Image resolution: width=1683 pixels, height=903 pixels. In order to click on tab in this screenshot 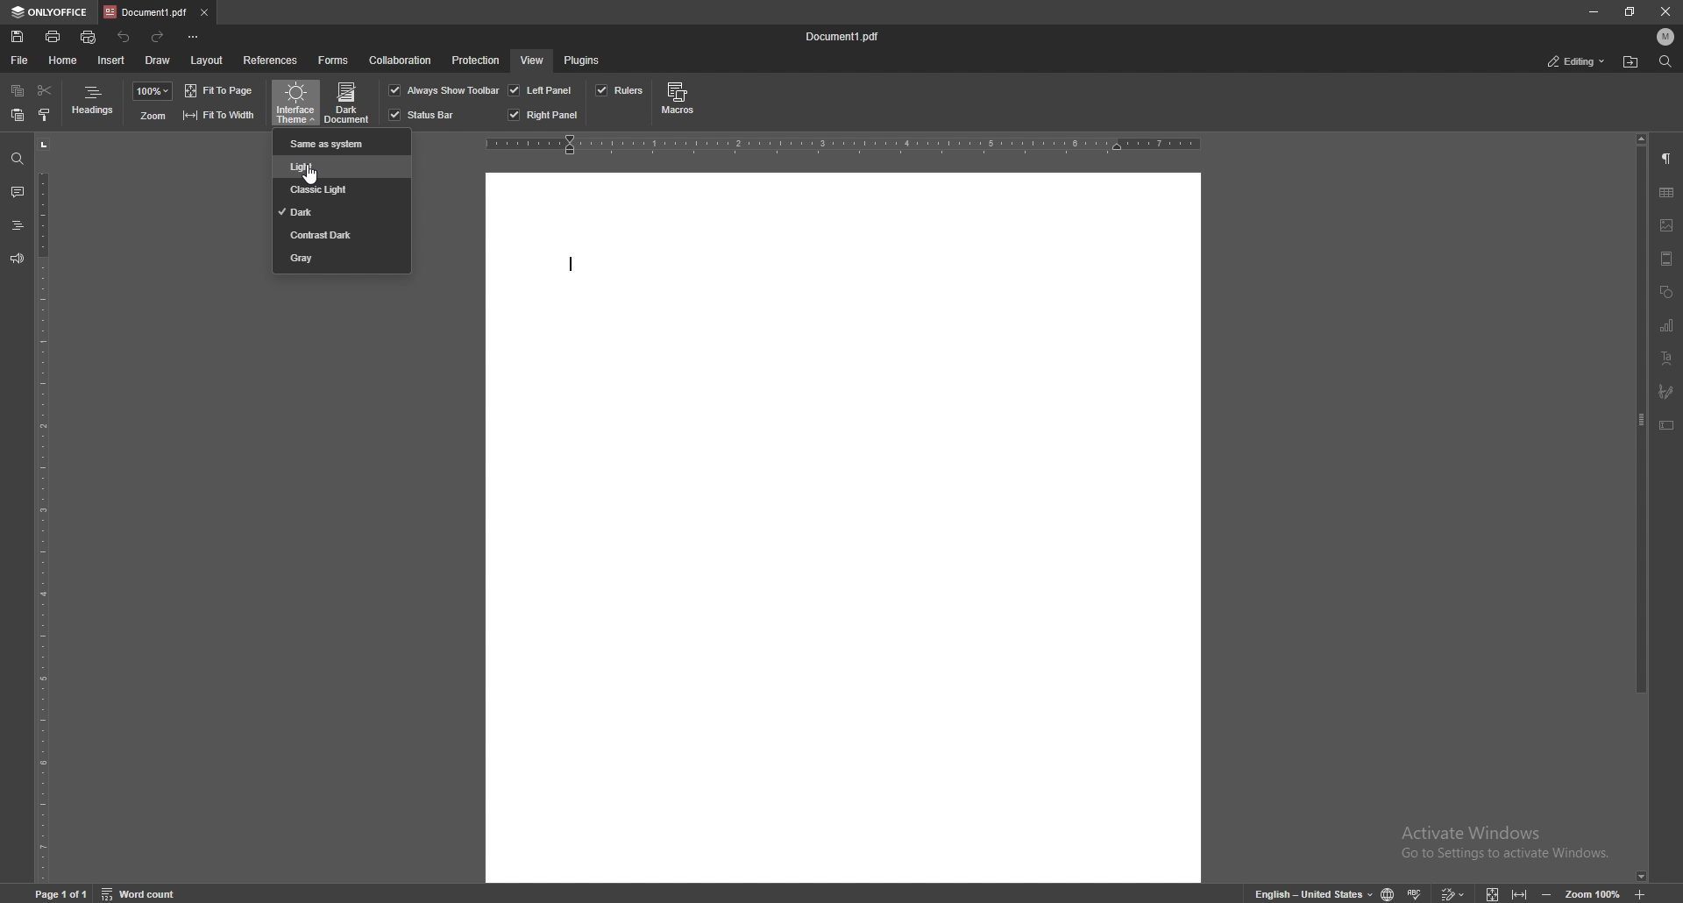, I will do `click(145, 12)`.